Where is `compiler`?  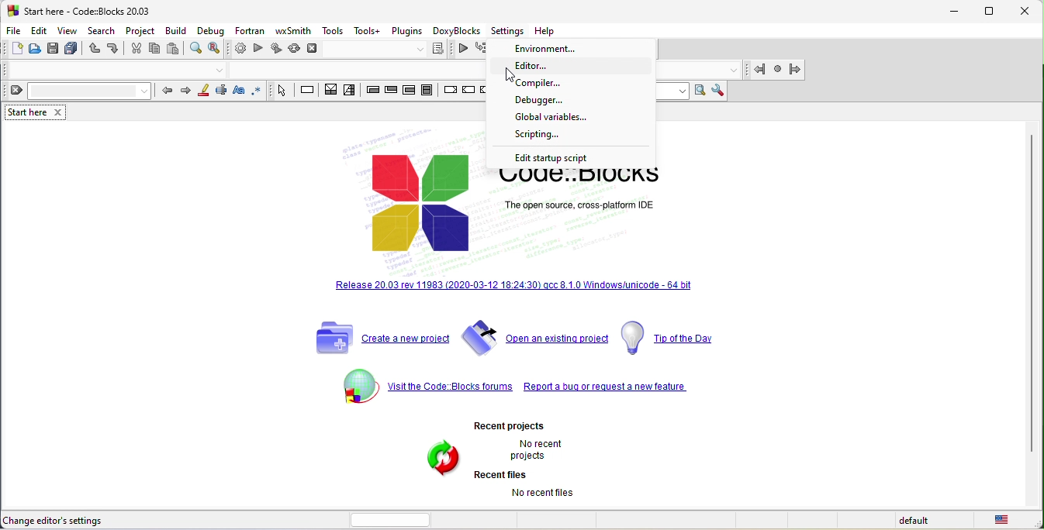
compiler is located at coordinates (564, 85).